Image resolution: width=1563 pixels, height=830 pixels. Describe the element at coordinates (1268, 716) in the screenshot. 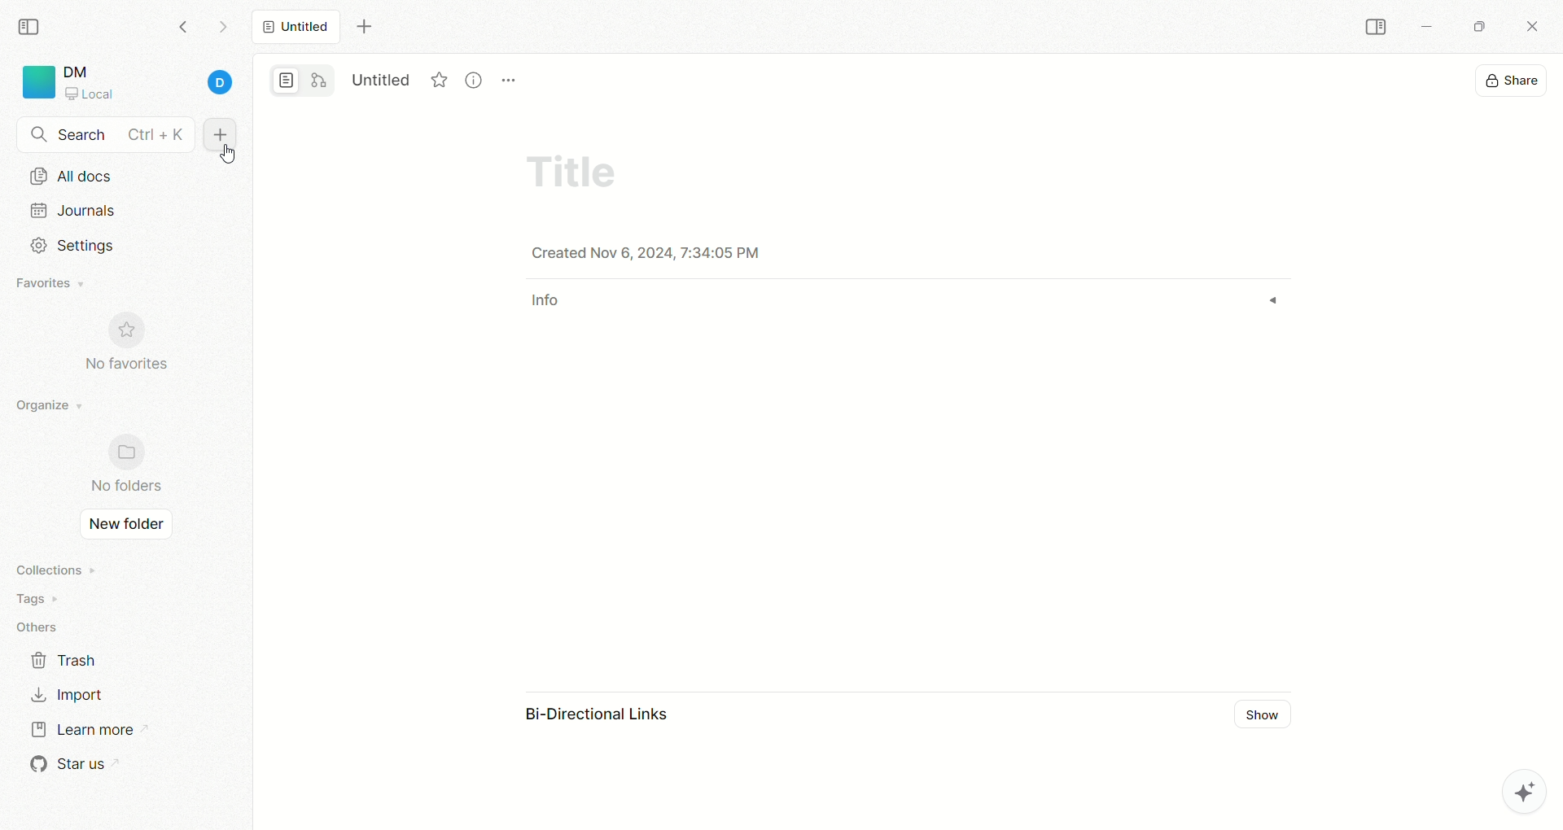

I see `show` at that location.